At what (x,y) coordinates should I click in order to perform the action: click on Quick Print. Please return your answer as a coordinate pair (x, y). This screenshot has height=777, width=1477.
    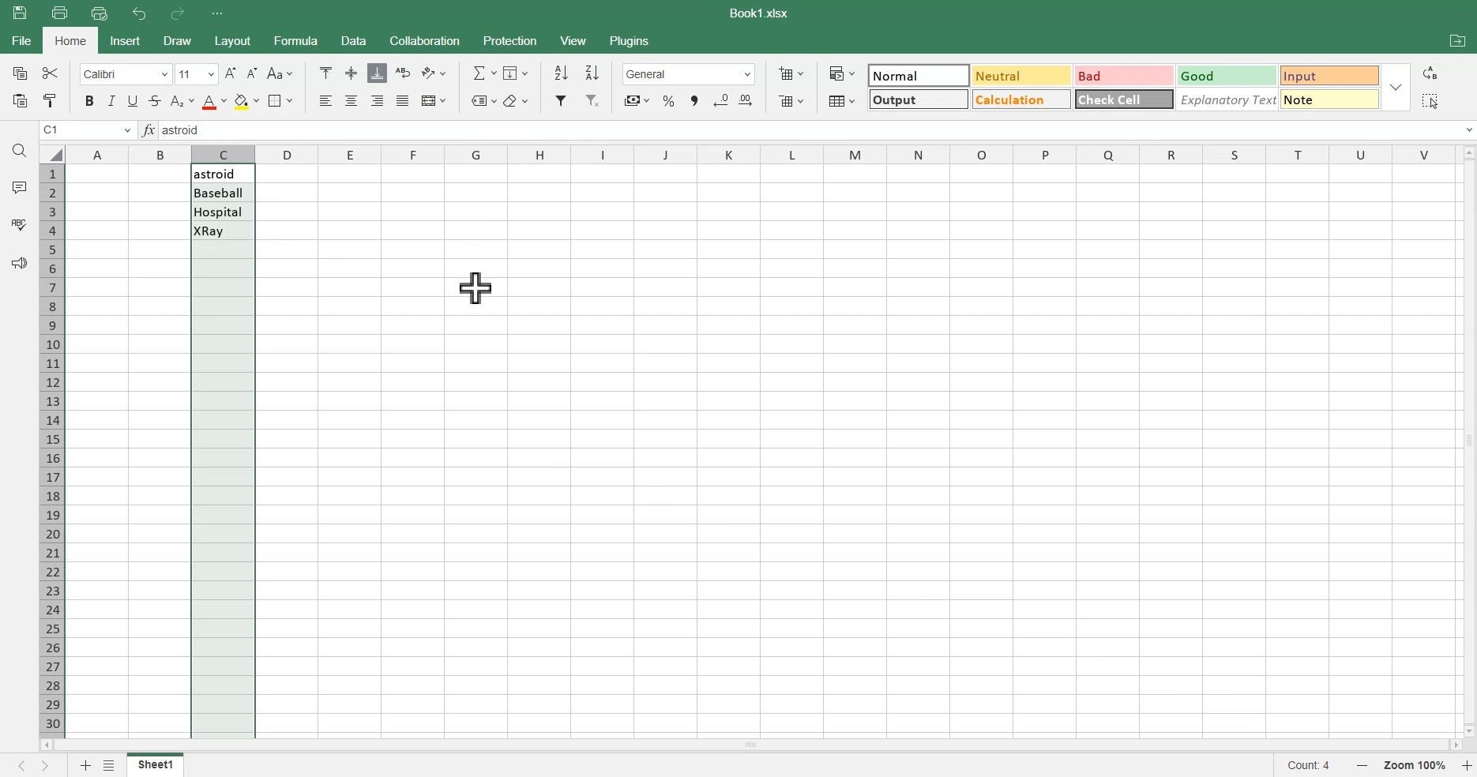
    Looking at the image, I should click on (100, 13).